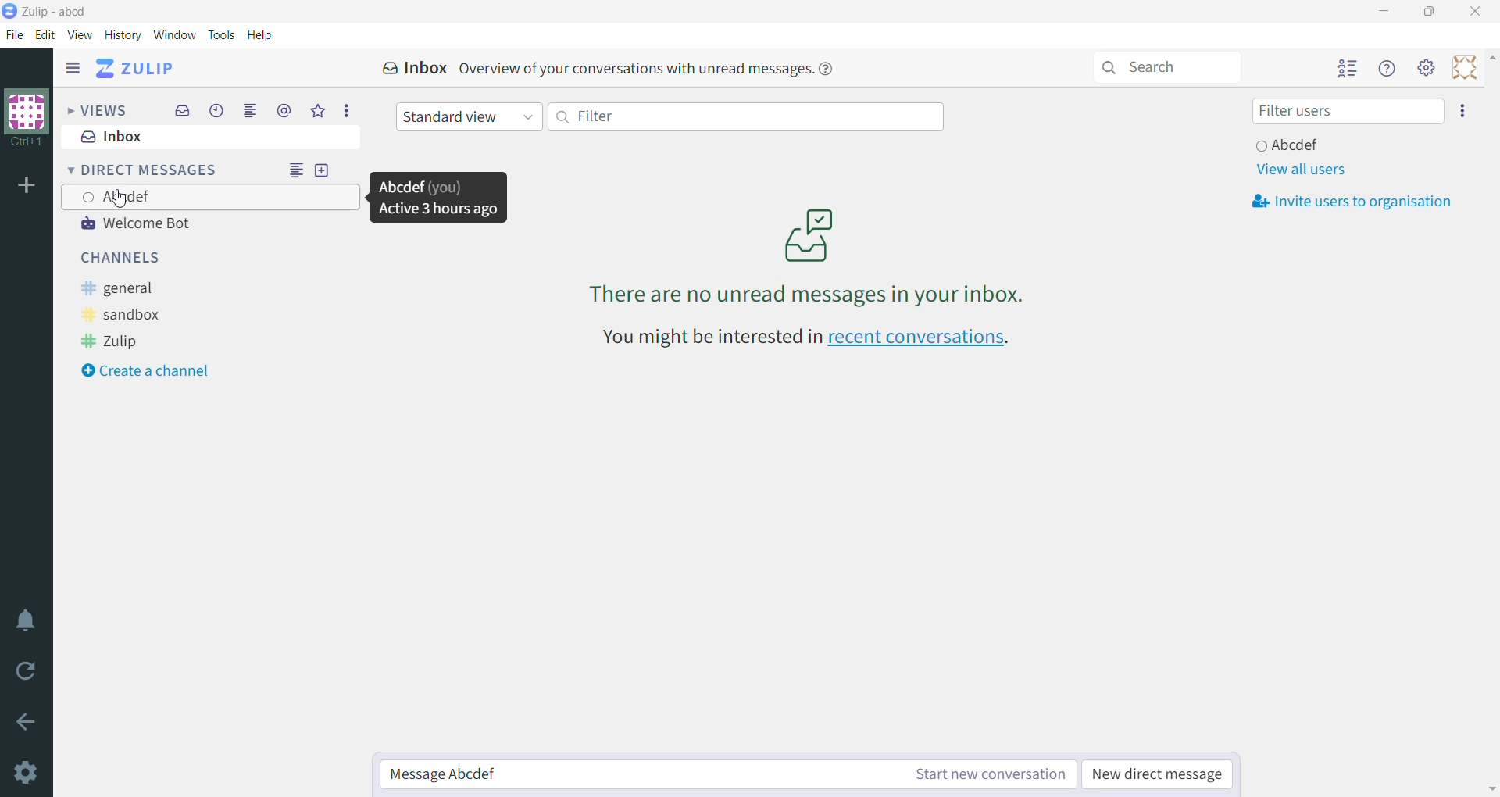  What do you see at coordinates (15, 36) in the screenshot?
I see `File` at bounding box center [15, 36].